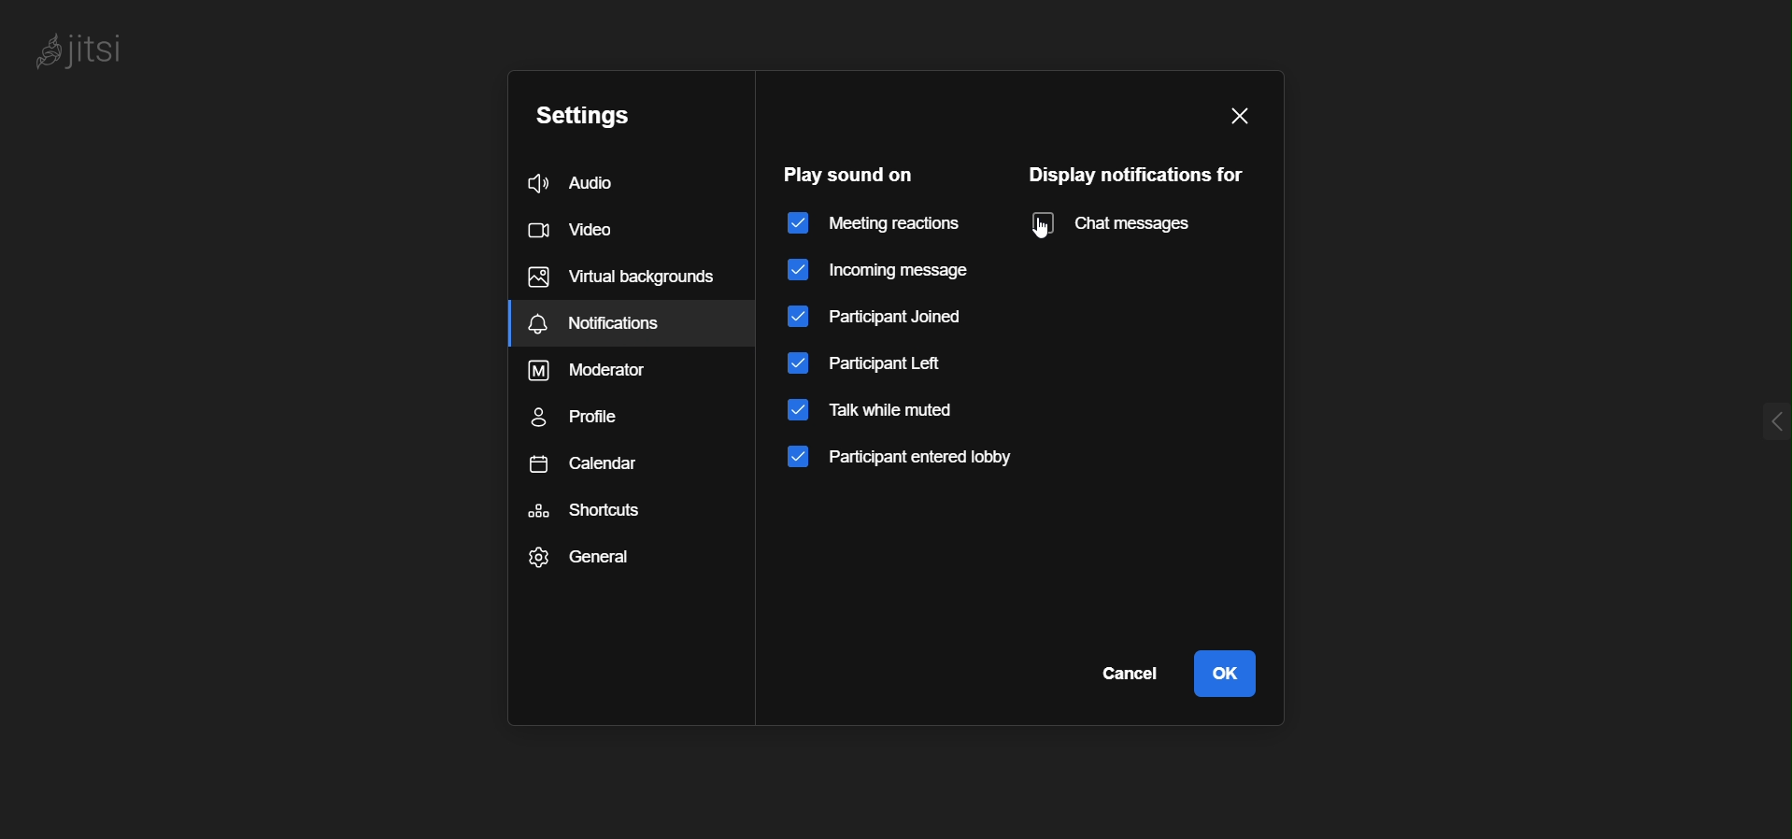 This screenshot has width=1792, height=839. What do you see at coordinates (875, 222) in the screenshot?
I see `meeting reactions` at bounding box center [875, 222].